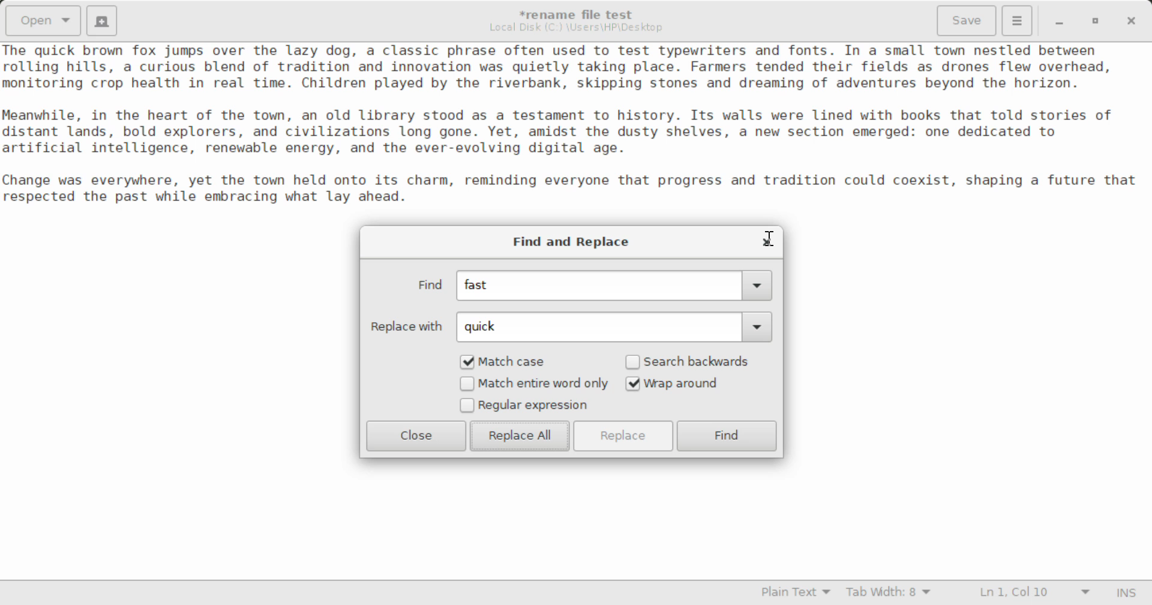  What do you see at coordinates (416, 436) in the screenshot?
I see `Close` at bounding box center [416, 436].